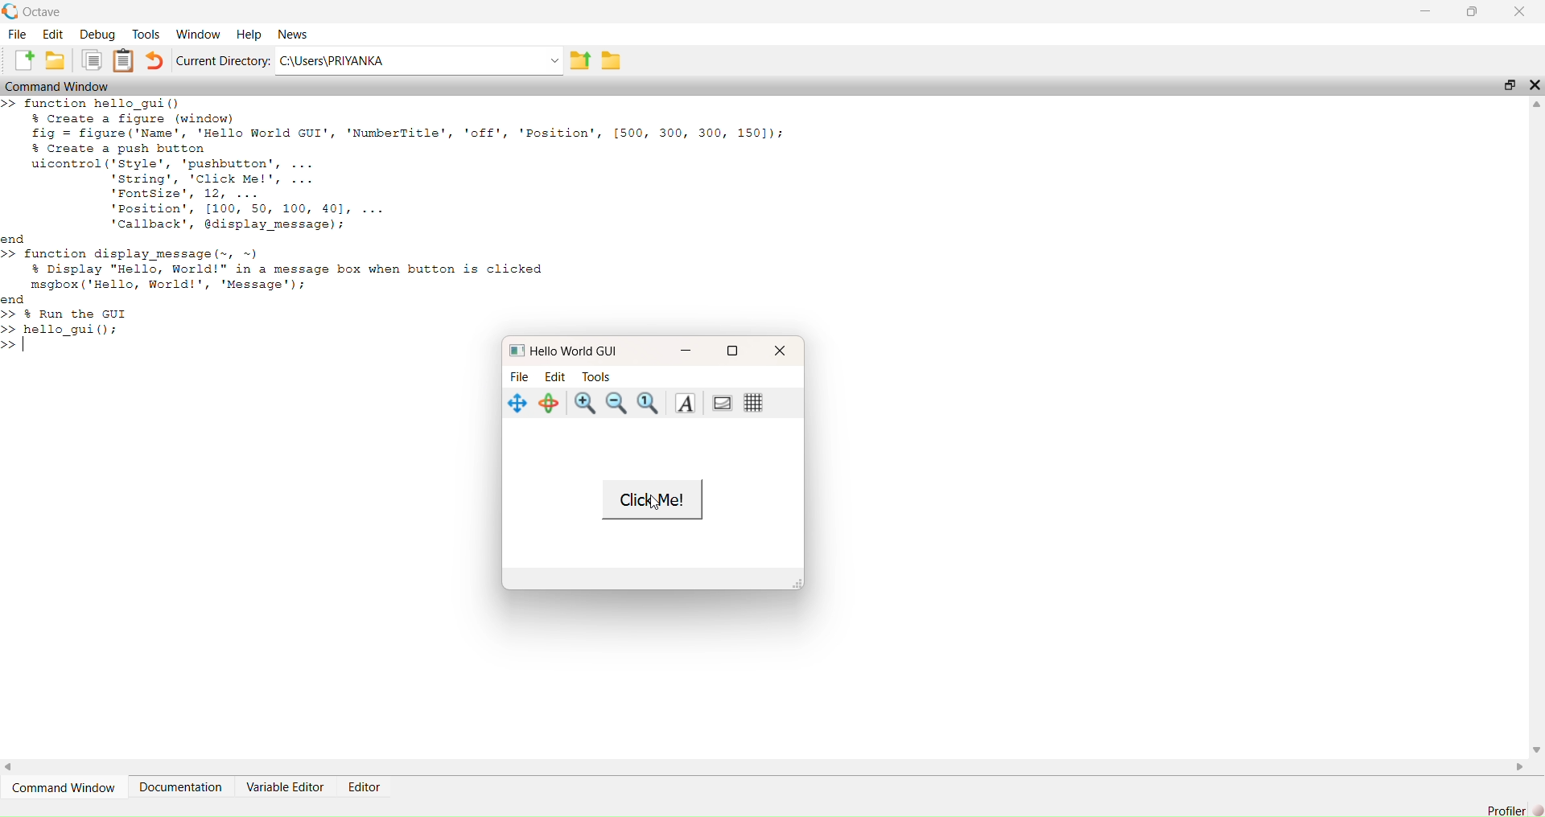 This screenshot has width=1545, height=817. Describe the element at coordinates (64, 86) in the screenshot. I see `Command Window` at that location.